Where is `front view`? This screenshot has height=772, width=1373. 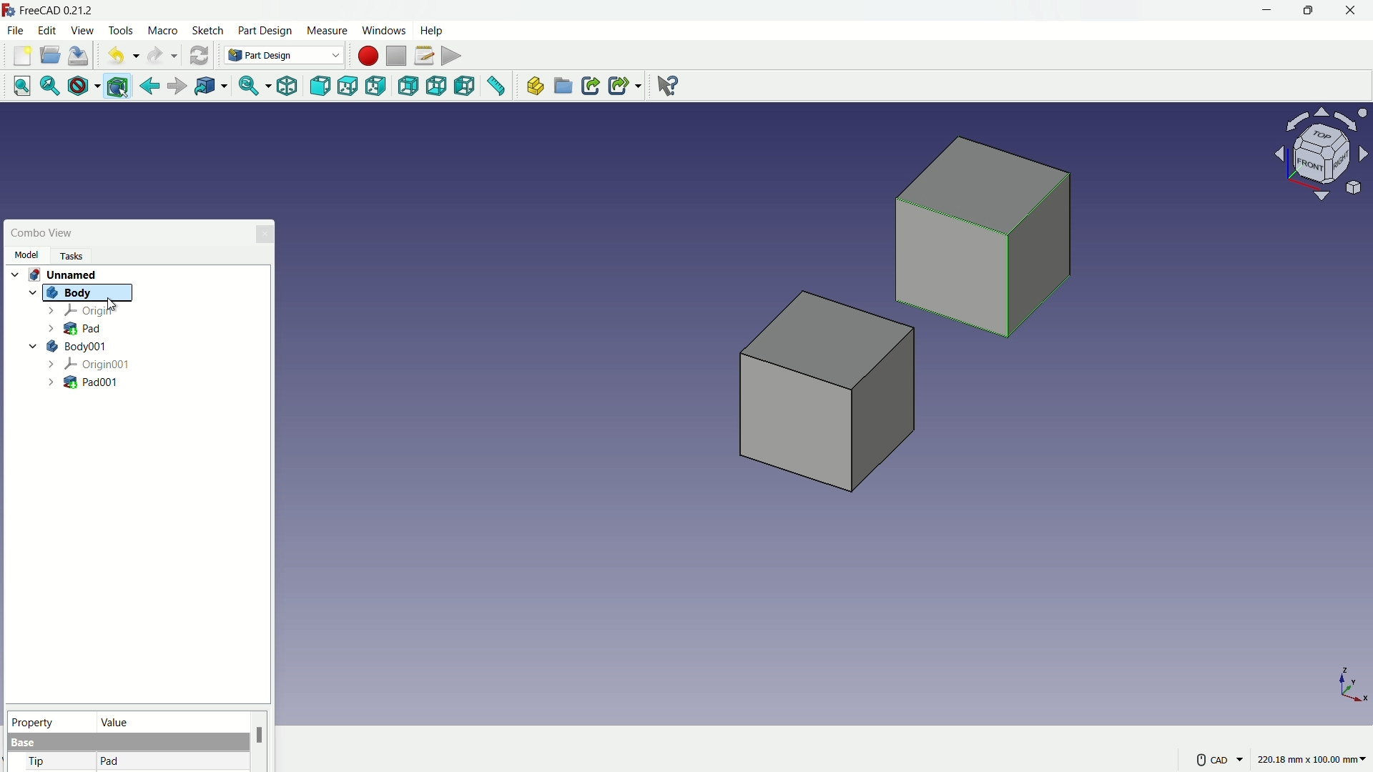 front view is located at coordinates (322, 86).